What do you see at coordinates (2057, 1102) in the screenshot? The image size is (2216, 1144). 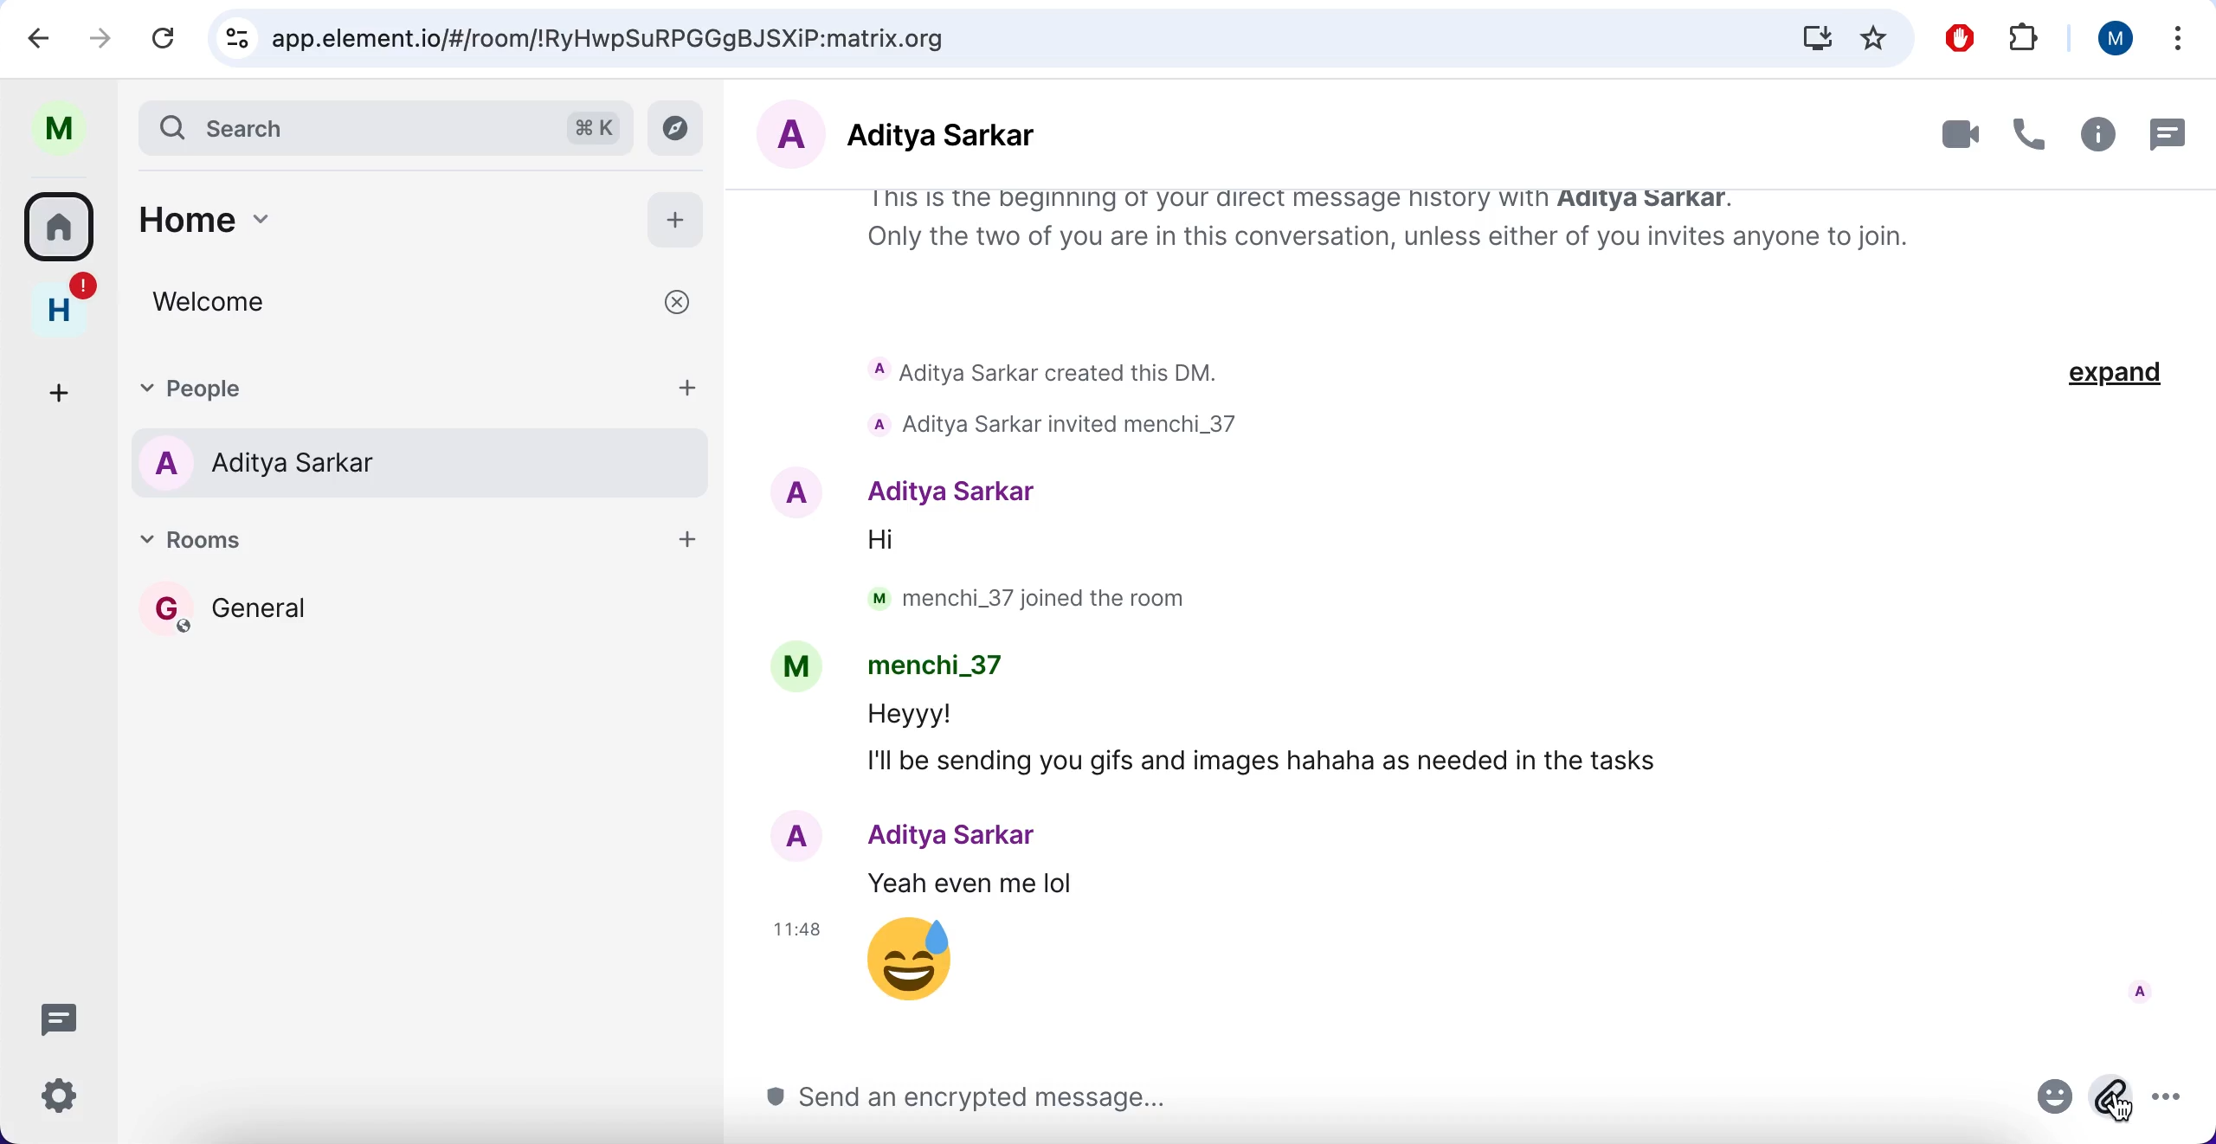 I see `emoji` at bounding box center [2057, 1102].